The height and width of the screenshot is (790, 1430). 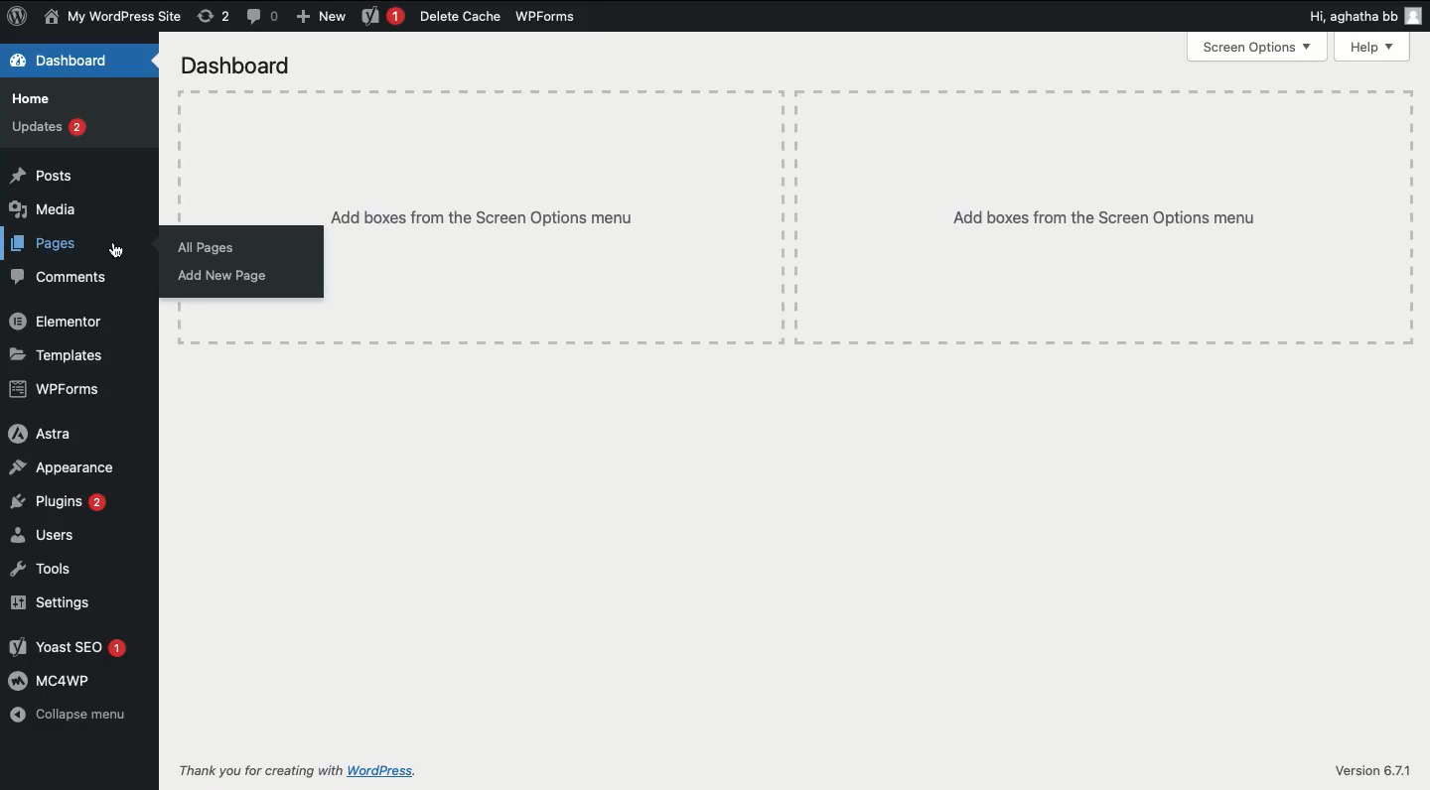 I want to click on Add boxes from the screen options menu, so click(x=557, y=217).